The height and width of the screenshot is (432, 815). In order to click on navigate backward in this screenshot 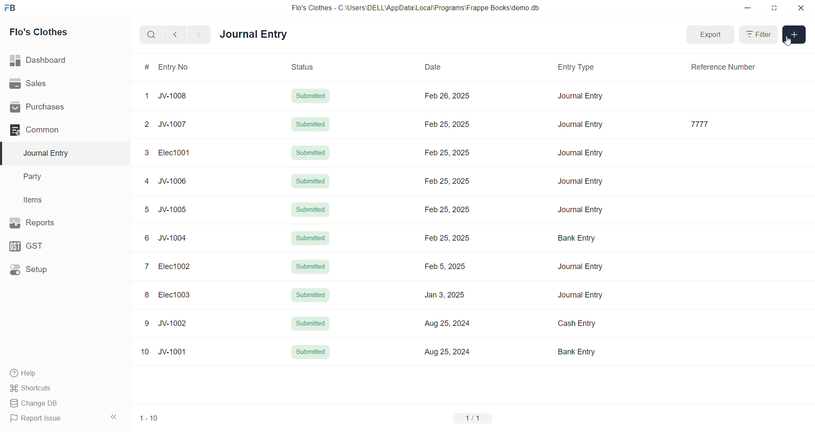, I will do `click(176, 35)`.